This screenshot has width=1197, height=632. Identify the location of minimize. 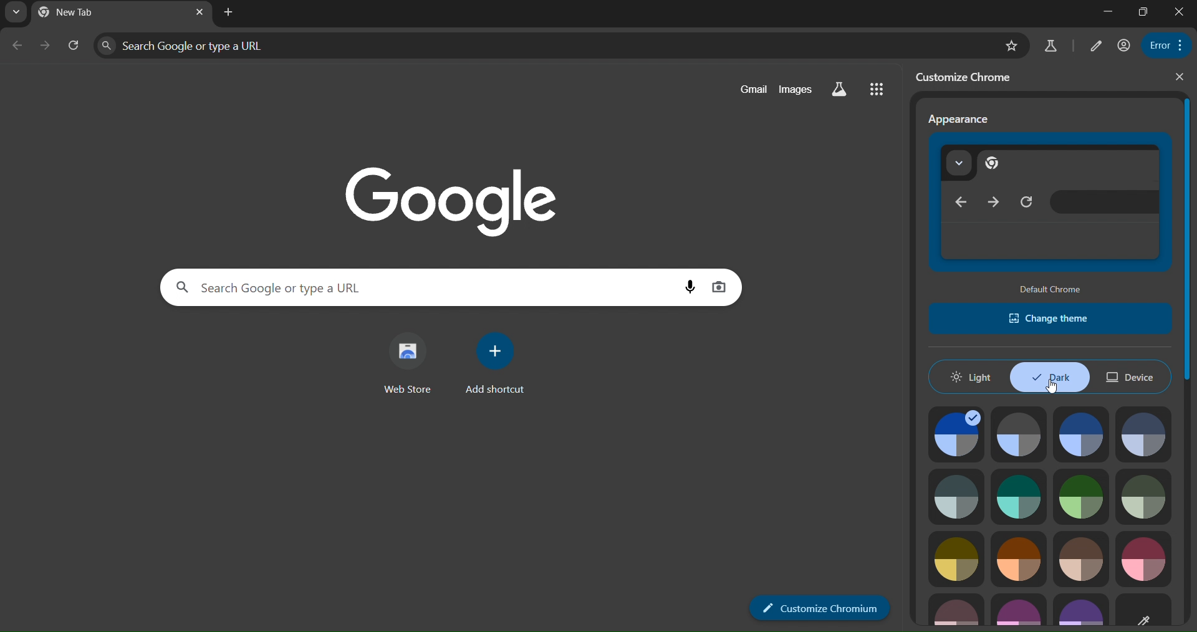
(1108, 12).